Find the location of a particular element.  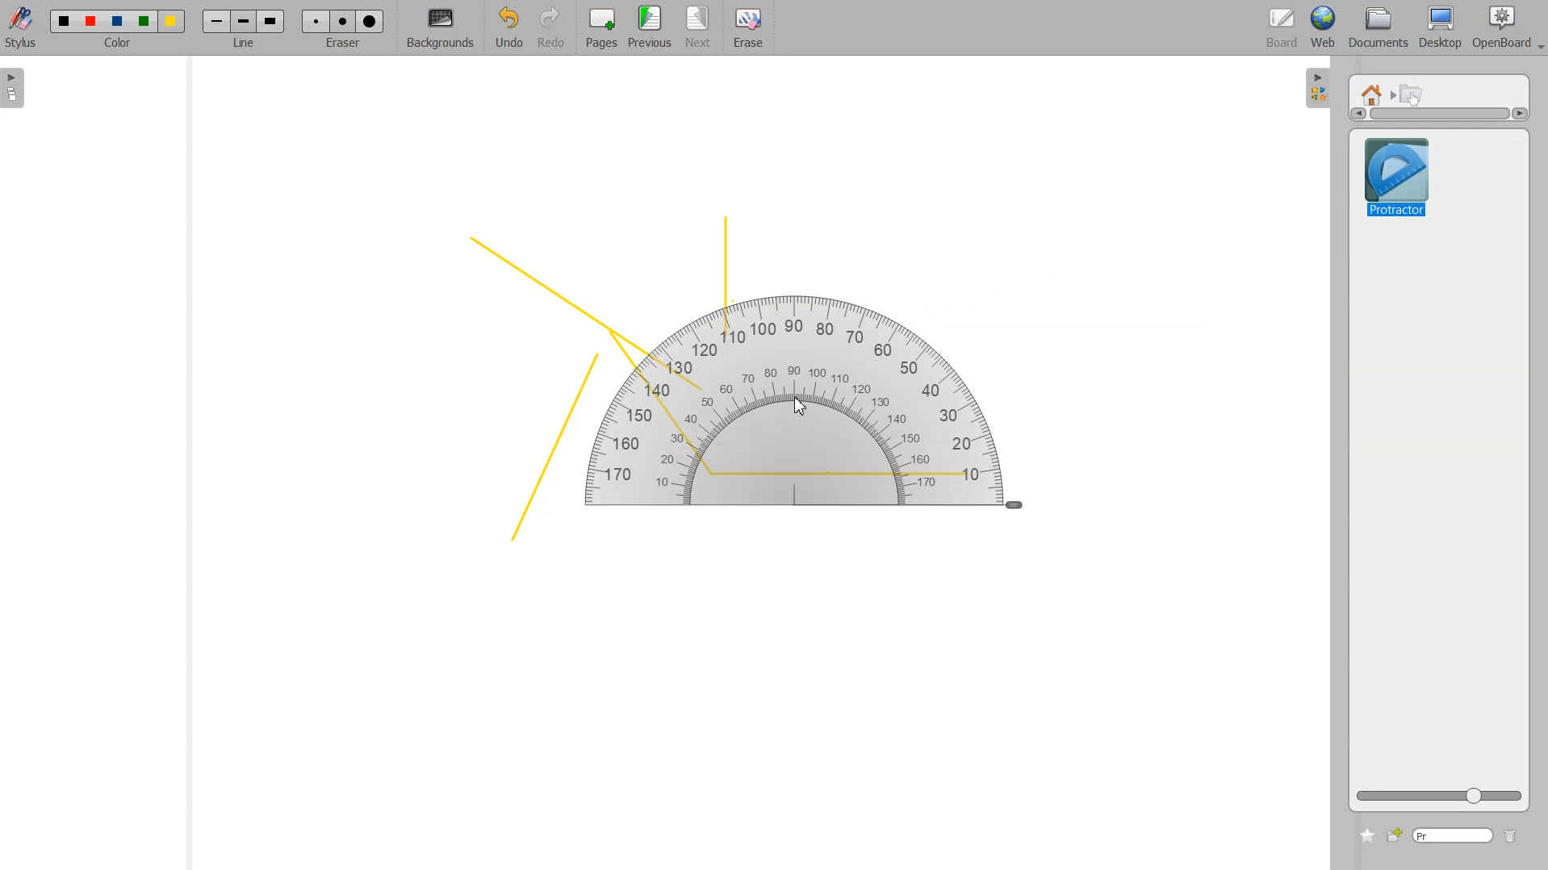

Pages is located at coordinates (600, 29).